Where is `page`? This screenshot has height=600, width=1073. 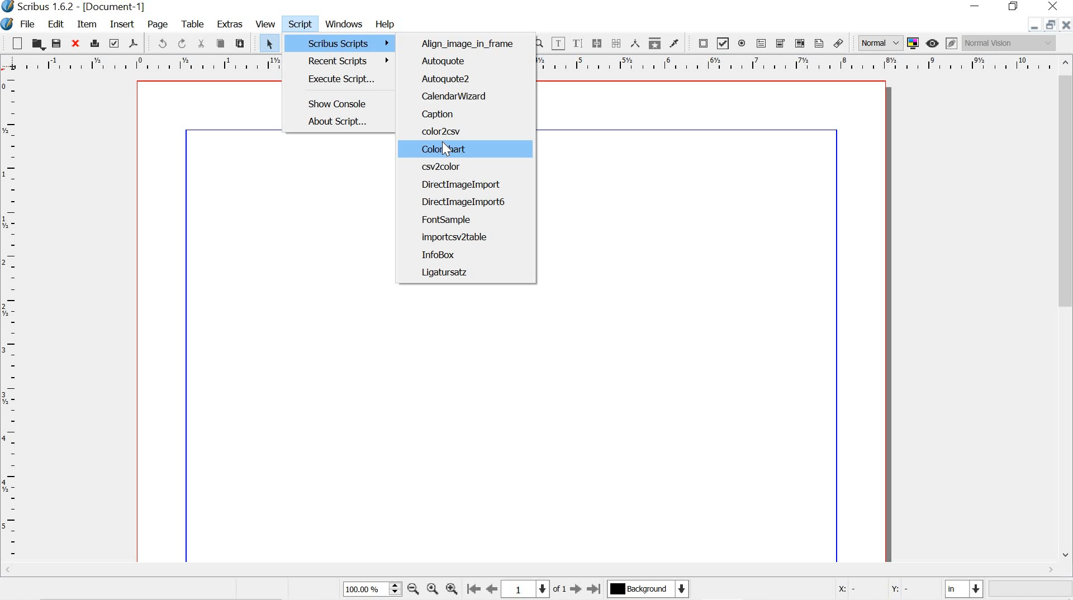 page is located at coordinates (160, 25).